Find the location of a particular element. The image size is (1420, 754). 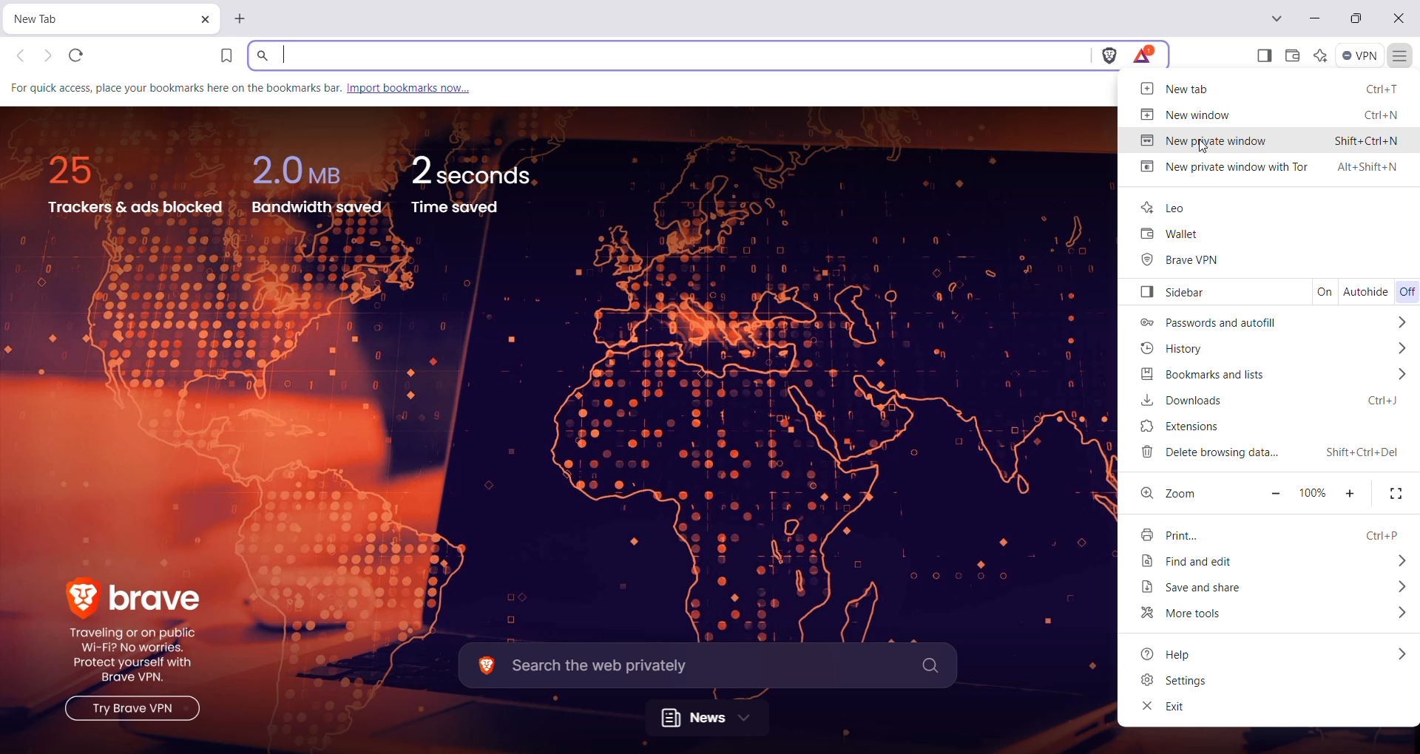

More options is located at coordinates (1403, 321).